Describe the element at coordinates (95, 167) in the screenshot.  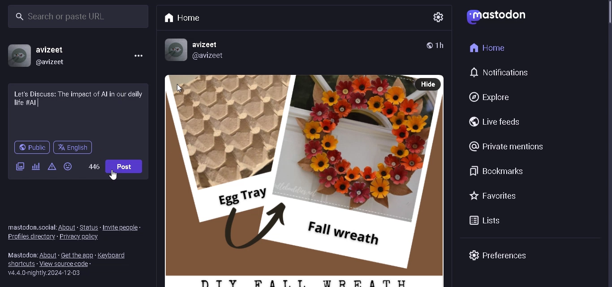
I see `WORD LIMIT` at that location.